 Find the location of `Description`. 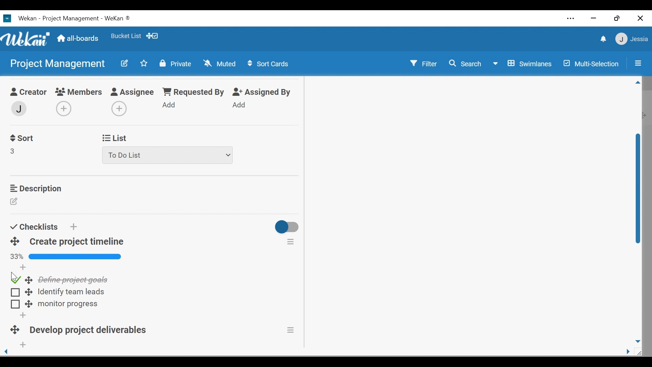

Description is located at coordinates (35, 188).